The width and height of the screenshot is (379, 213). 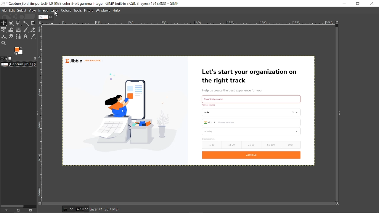 I want to click on Help, so click(x=117, y=10).